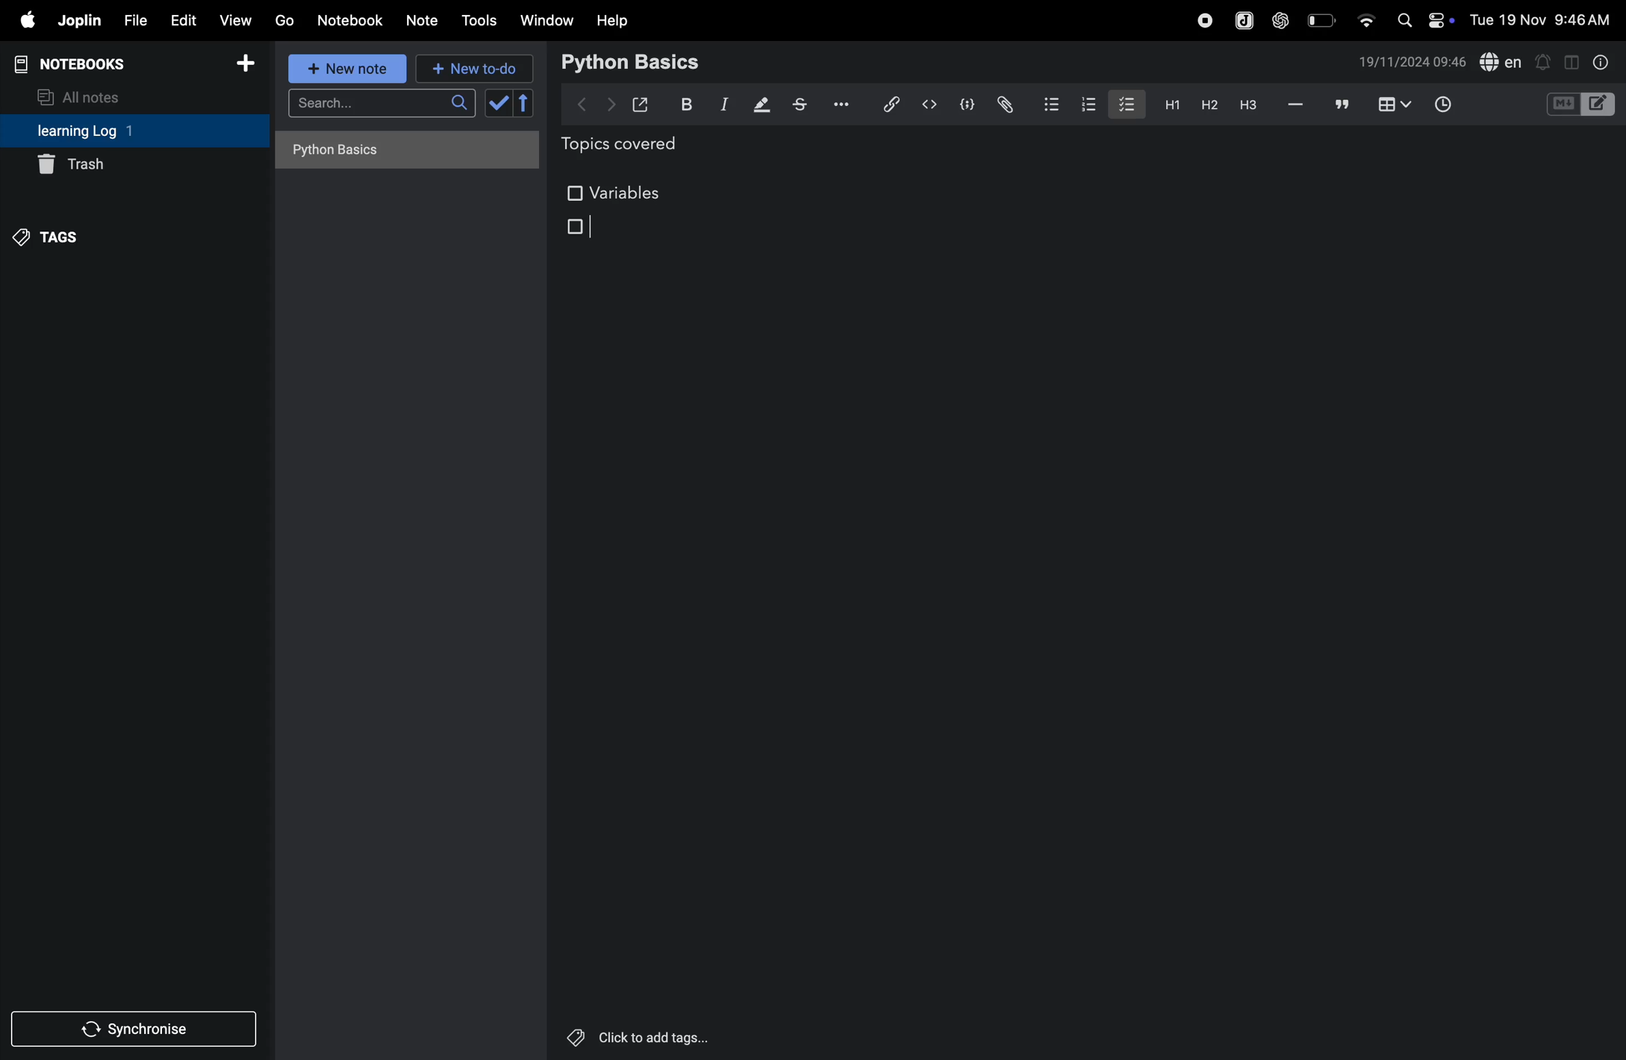 Image resolution: width=1626 pixels, height=1060 pixels. Describe the element at coordinates (1422, 18) in the screenshot. I see `apple widgets` at that location.